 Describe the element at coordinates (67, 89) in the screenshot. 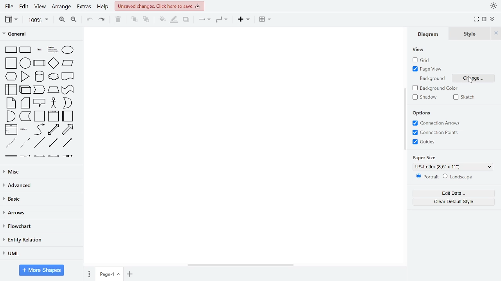

I see `general shapes` at that location.